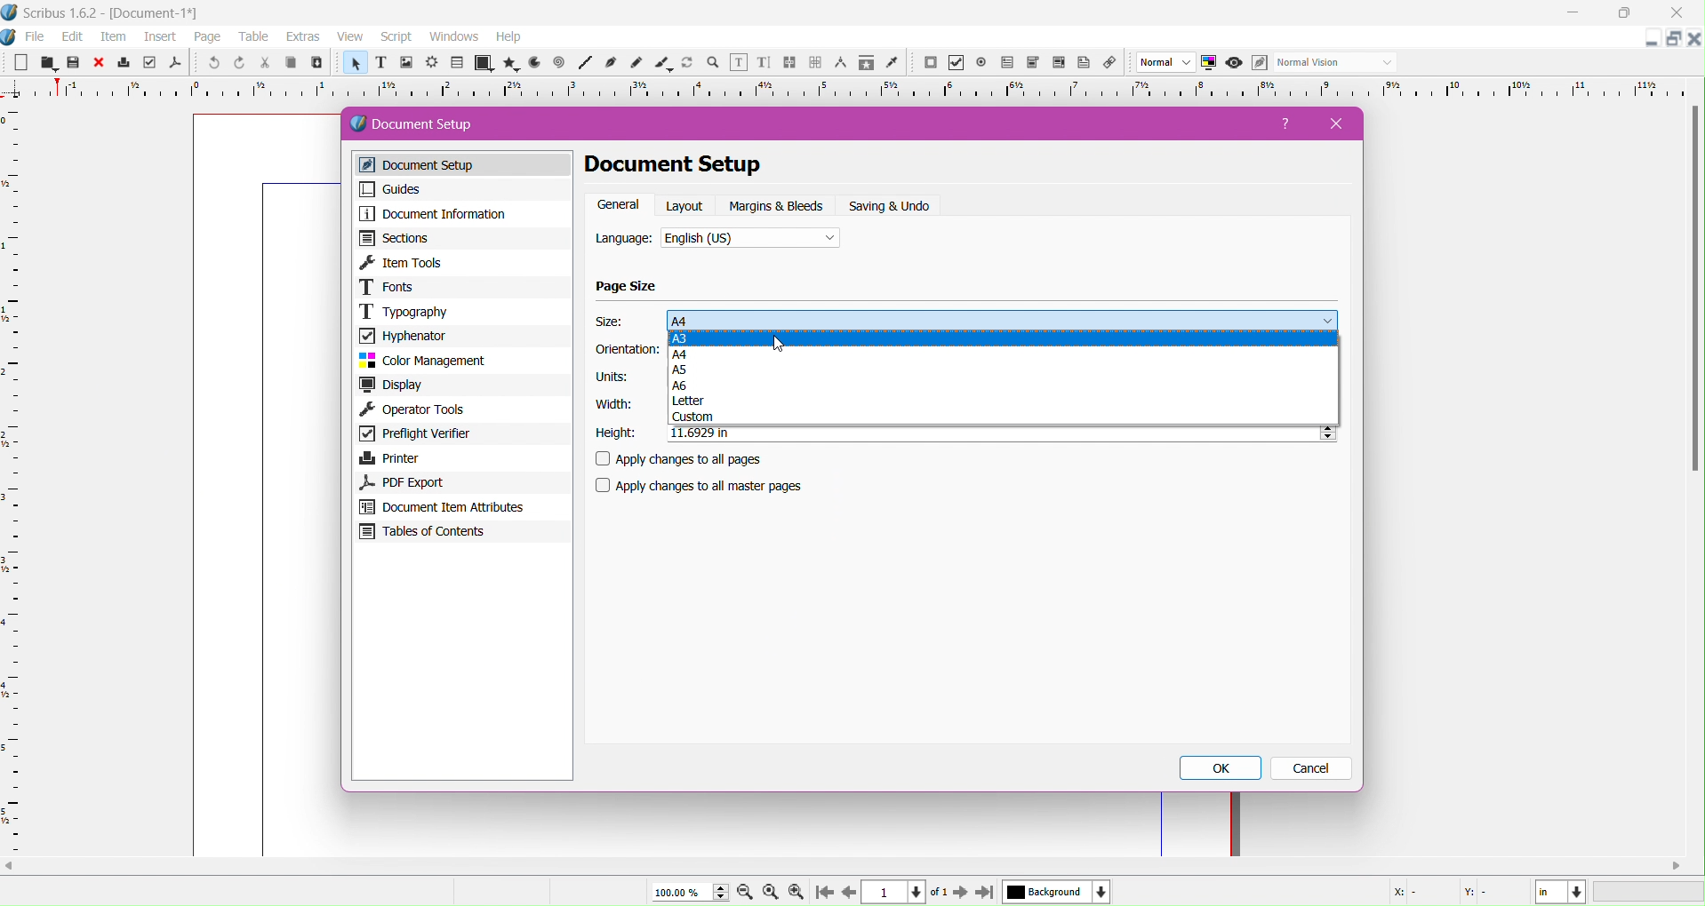  I want to click on progress bar, so click(1650, 893).